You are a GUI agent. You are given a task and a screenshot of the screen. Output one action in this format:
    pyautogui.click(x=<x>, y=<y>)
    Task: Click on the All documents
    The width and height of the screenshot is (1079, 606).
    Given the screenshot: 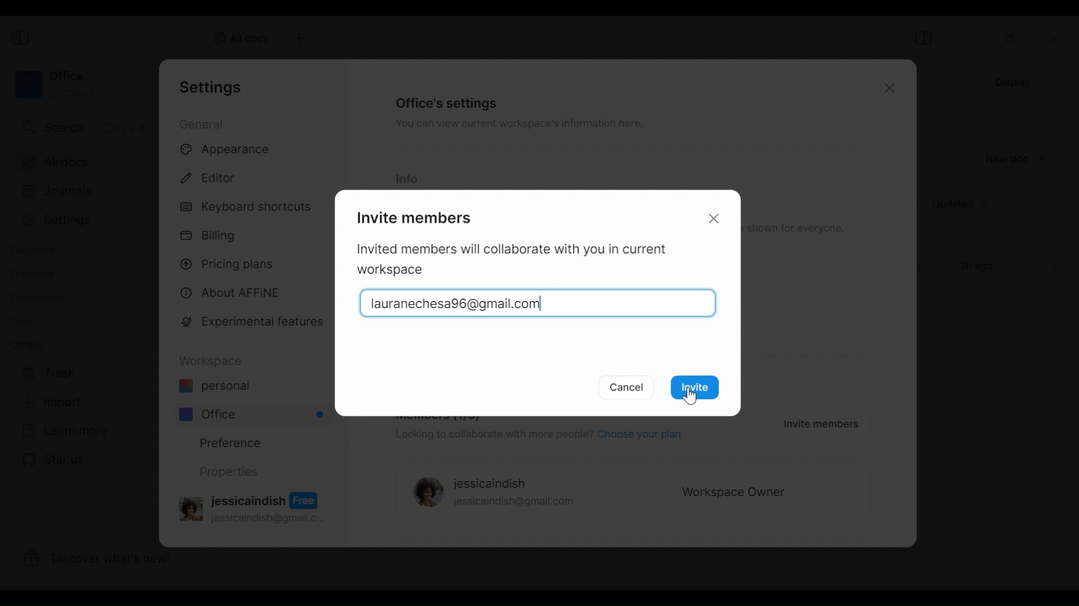 What is the action you would take?
    pyautogui.click(x=79, y=161)
    